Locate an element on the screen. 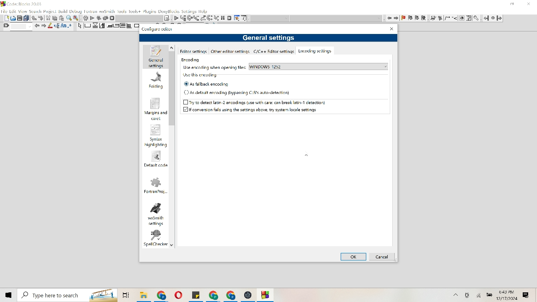 The width and height of the screenshot is (537, 302). spell checker is located at coordinates (156, 238).